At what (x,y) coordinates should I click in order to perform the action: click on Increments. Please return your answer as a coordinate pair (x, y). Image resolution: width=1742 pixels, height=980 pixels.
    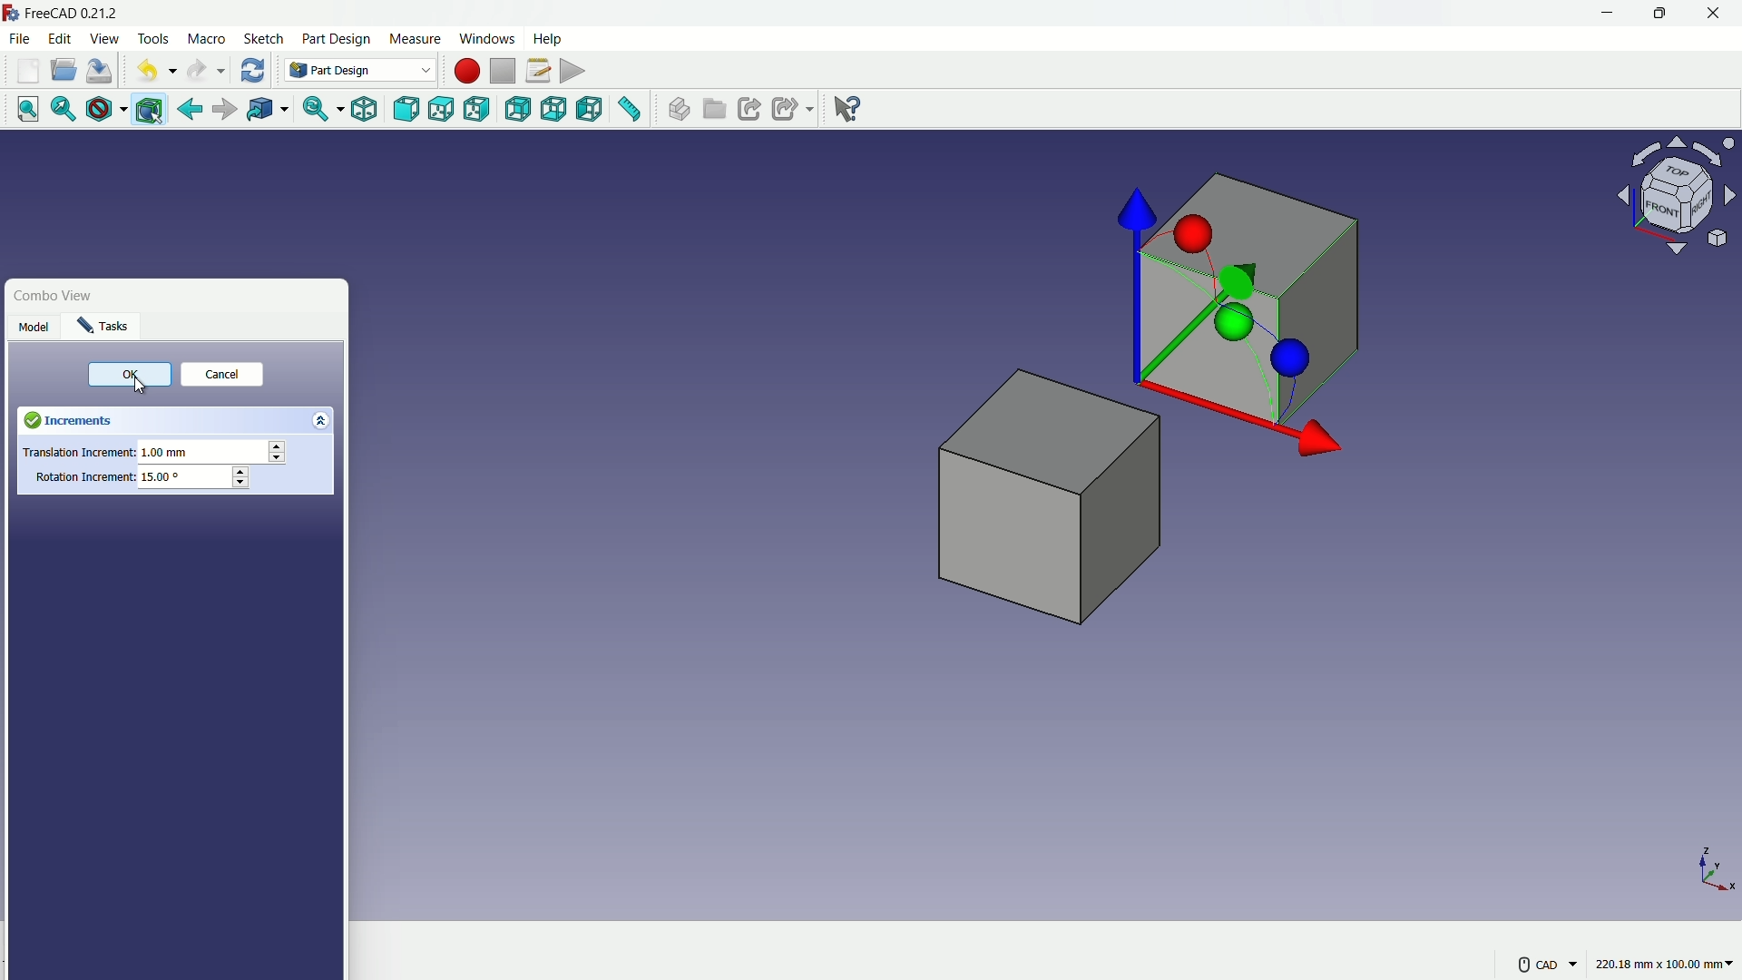
    Looking at the image, I should click on (111, 419).